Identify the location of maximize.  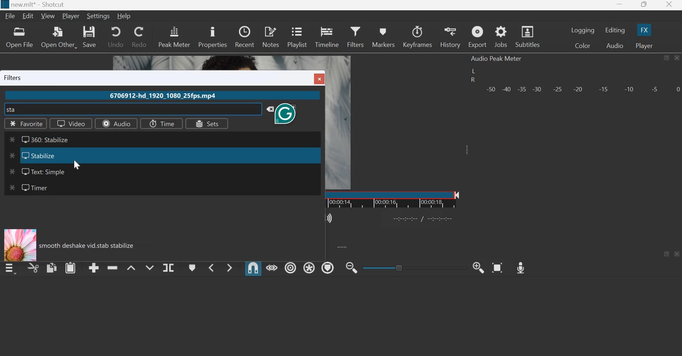
(667, 58).